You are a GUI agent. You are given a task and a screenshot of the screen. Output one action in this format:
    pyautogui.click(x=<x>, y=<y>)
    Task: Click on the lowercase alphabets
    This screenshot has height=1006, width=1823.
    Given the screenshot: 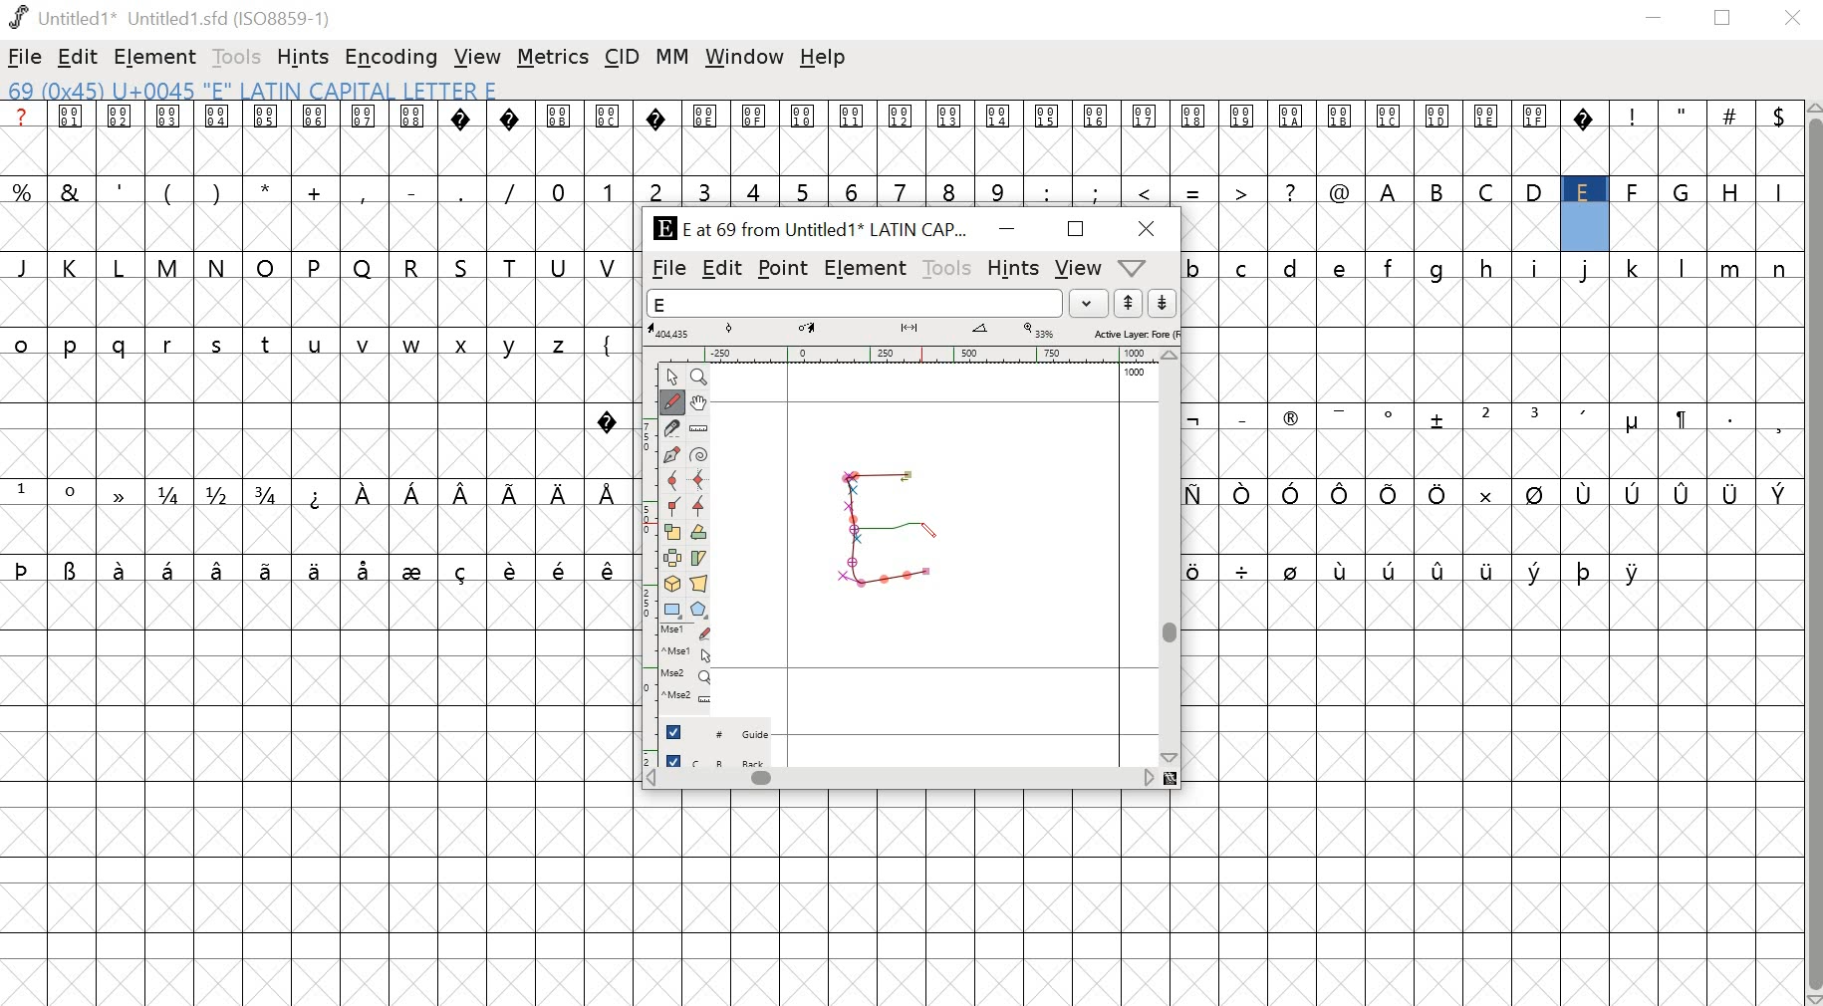 What is the action you would take?
    pyautogui.click(x=1492, y=267)
    